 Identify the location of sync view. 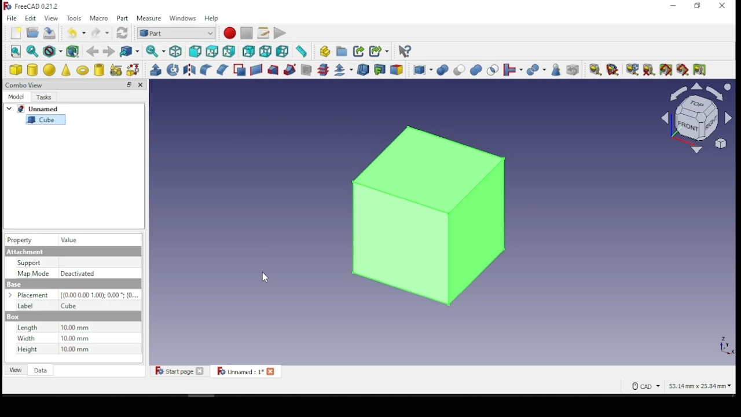
(156, 52).